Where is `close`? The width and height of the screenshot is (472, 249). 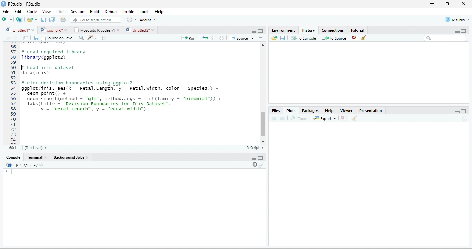
close is located at coordinates (34, 30).